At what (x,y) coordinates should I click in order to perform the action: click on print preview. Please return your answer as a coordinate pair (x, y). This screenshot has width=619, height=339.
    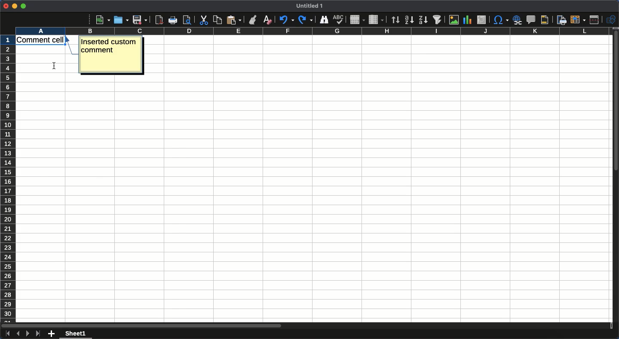
    Looking at the image, I should click on (188, 19).